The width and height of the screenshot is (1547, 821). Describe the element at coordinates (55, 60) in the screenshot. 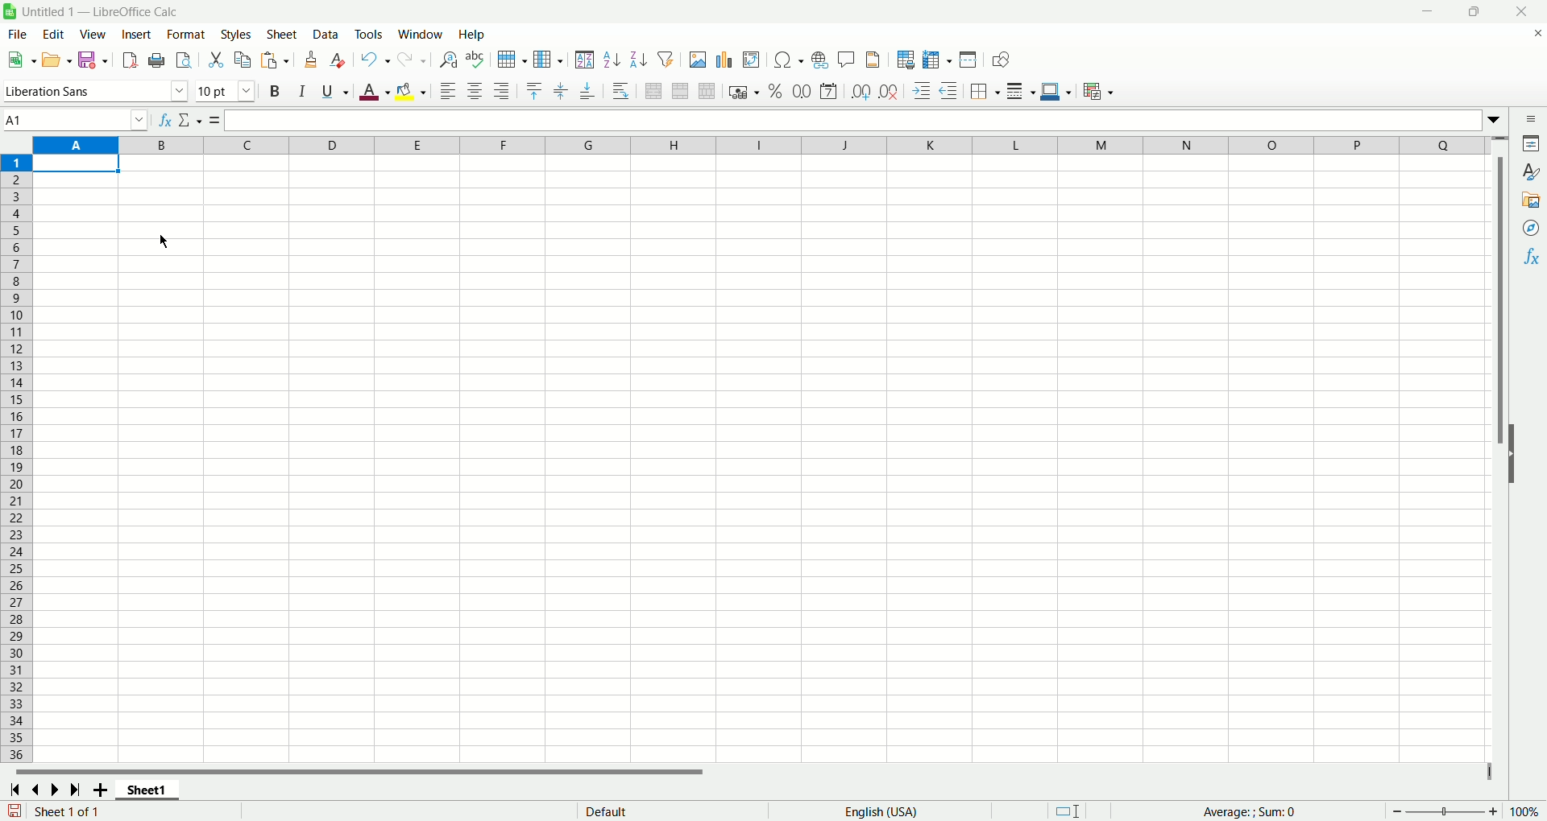

I see `open` at that location.